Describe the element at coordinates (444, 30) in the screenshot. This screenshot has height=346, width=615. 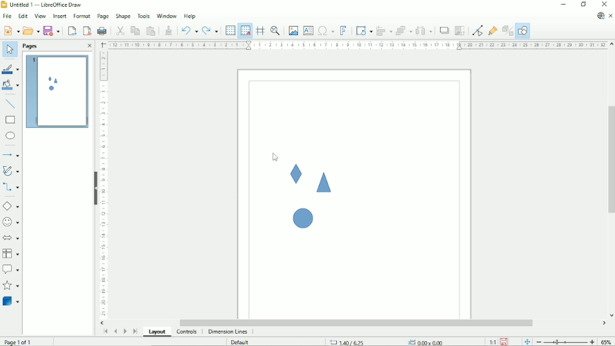
I see `Shadow` at that location.